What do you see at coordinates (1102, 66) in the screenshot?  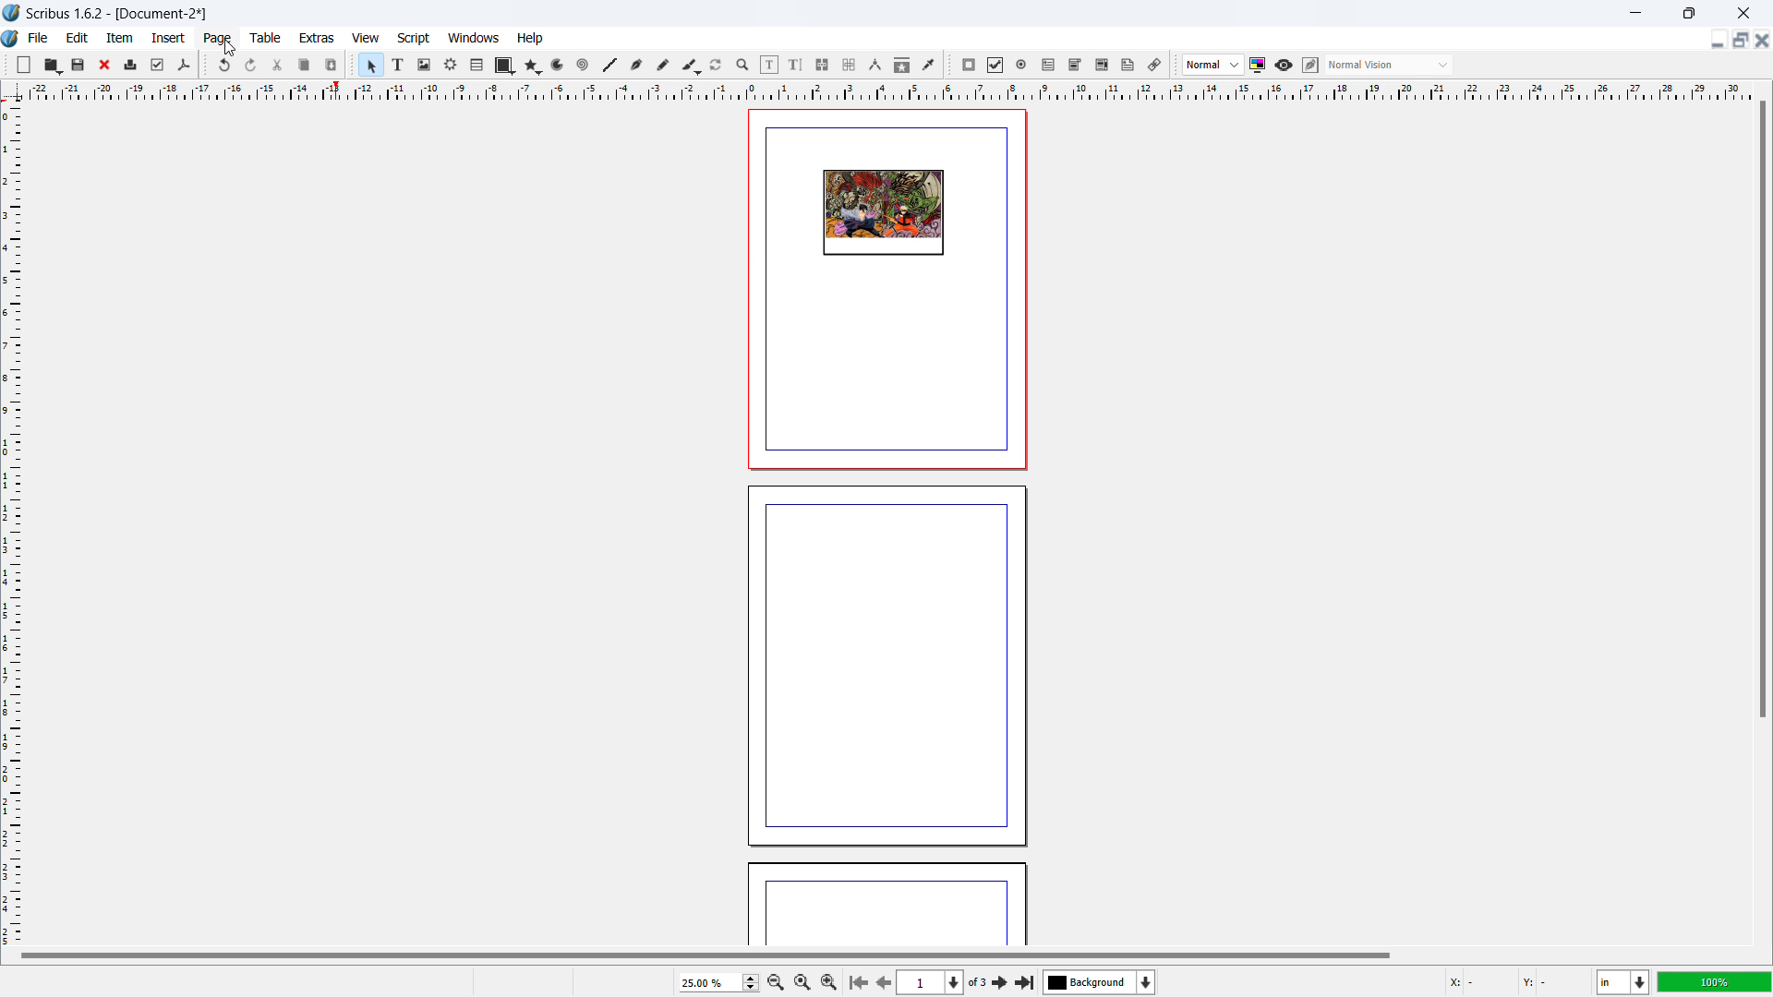 I see `pdf list box` at bounding box center [1102, 66].